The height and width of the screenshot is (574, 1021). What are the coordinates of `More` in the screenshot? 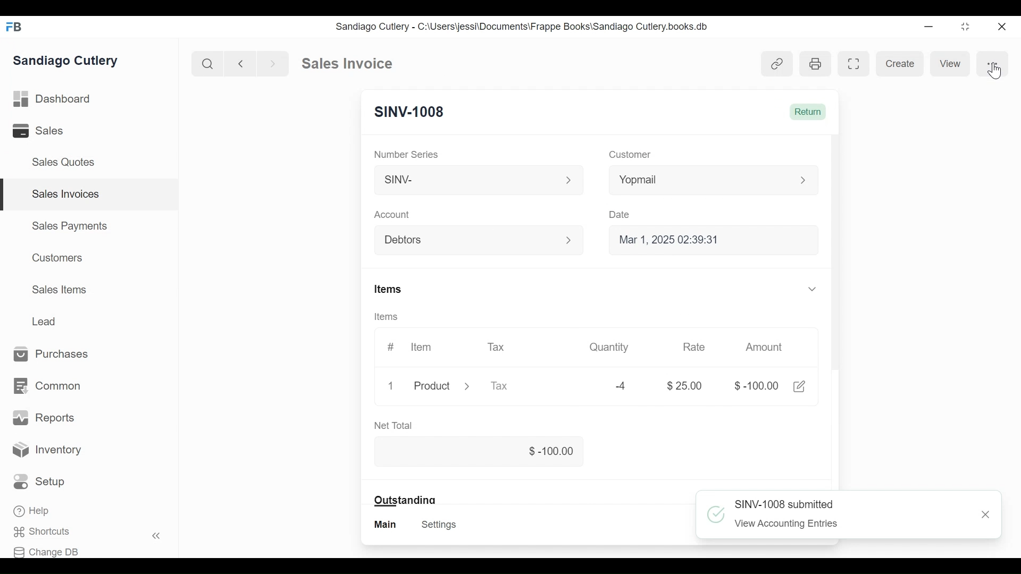 It's located at (996, 63).